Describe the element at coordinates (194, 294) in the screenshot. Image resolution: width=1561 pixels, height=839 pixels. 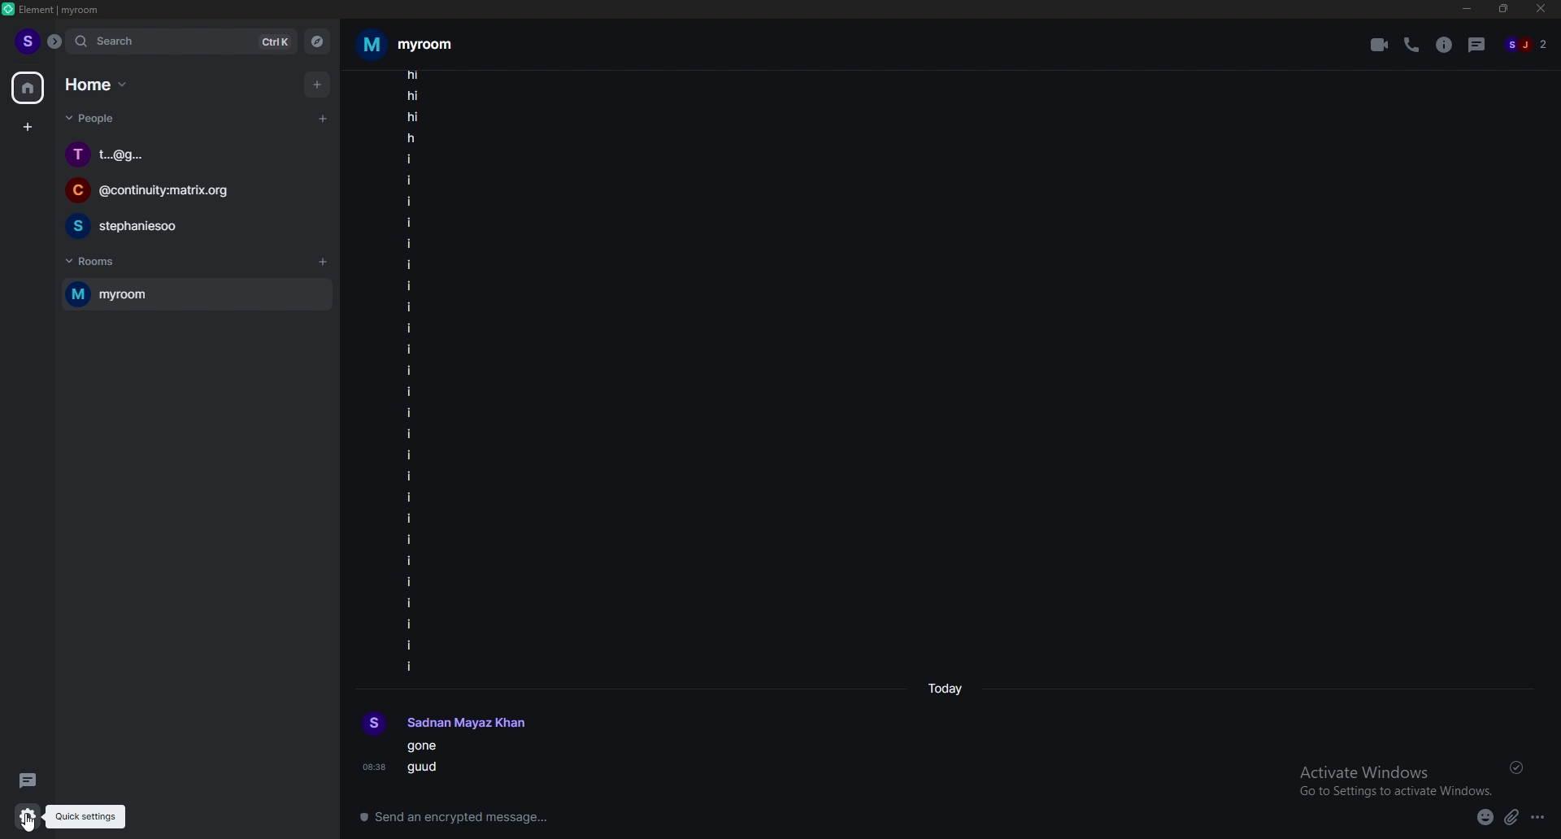
I see `room` at that location.